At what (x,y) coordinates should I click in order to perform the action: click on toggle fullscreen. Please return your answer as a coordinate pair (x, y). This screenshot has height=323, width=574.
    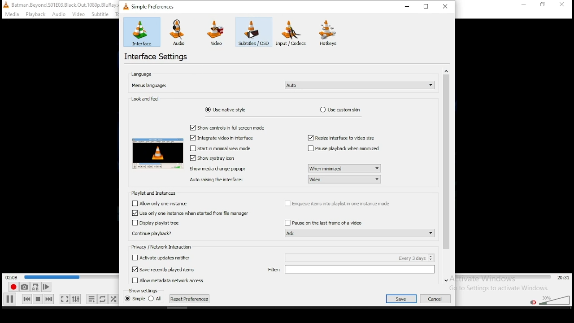
    Looking at the image, I should click on (64, 299).